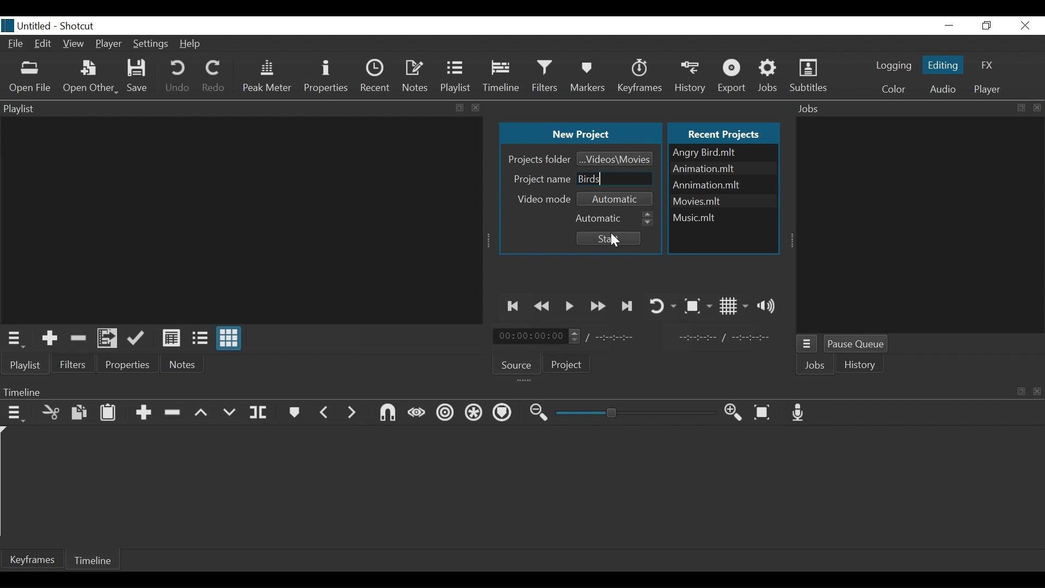 This screenshot has height=588, width=1045. What do you see at coordinates (416, 413) in the screenshot?
I see `Scrub wile dragging` at bounding box center [416, 413].